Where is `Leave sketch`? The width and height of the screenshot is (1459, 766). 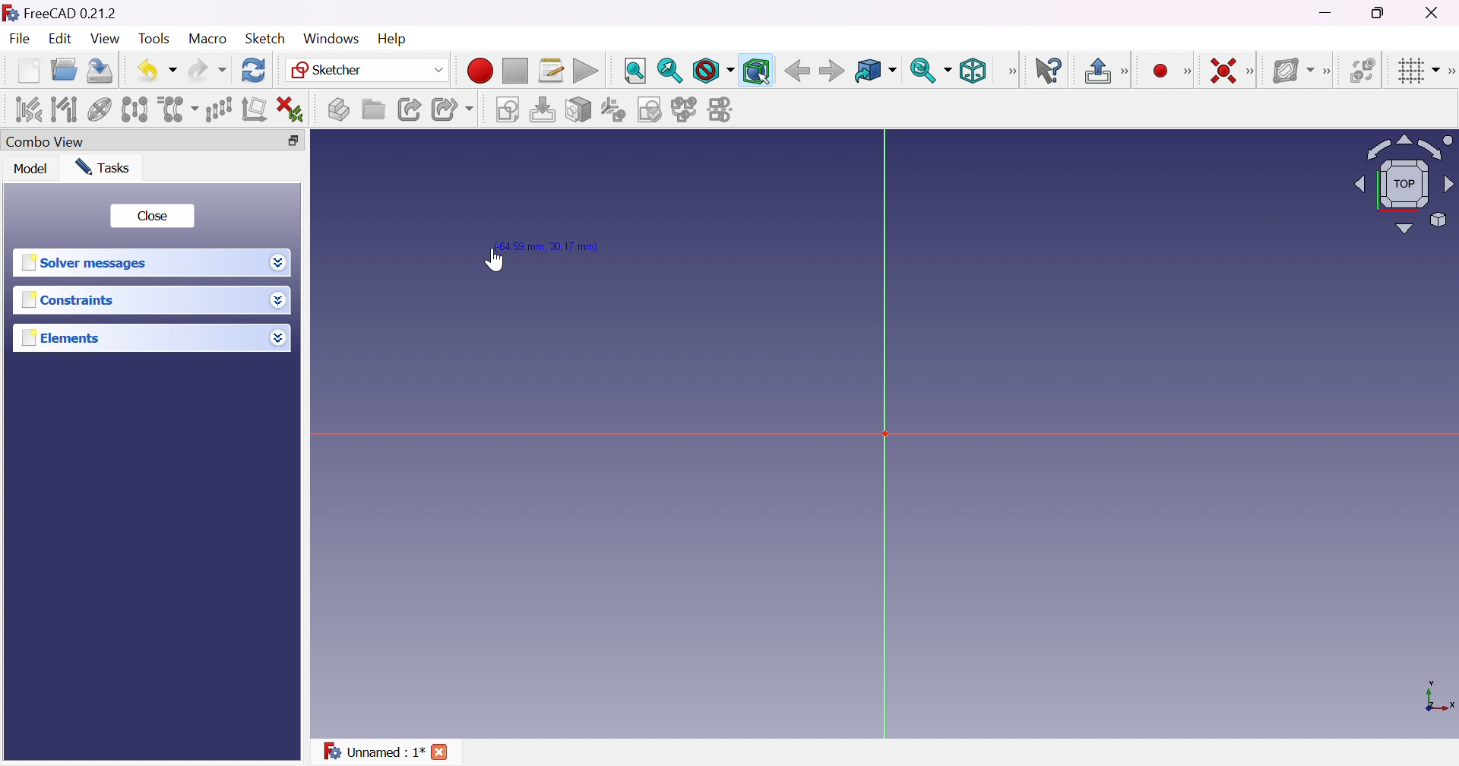 Leave sketch is located at coordinates (1096, 71).